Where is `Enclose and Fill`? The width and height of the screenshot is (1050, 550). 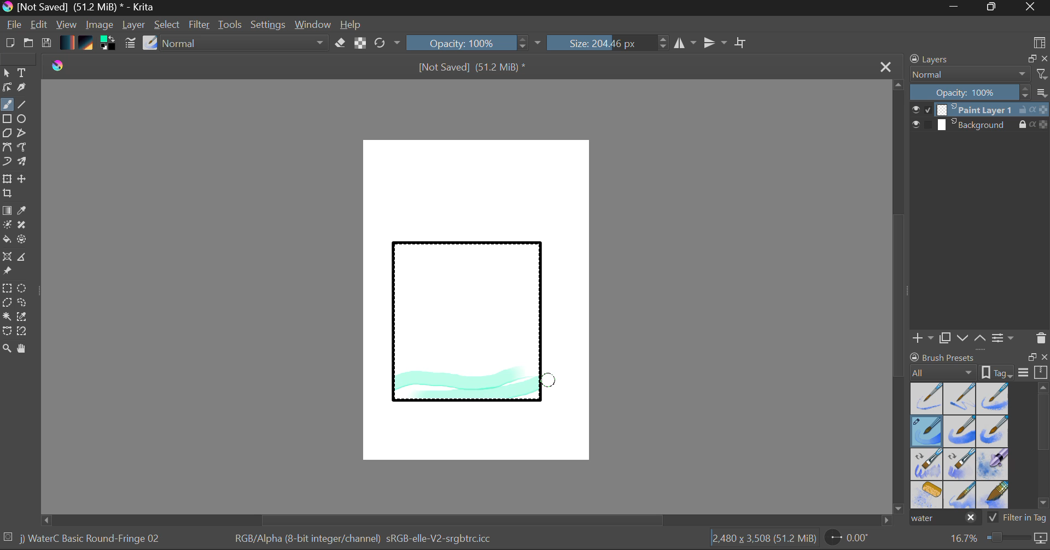
Enclose and Fill is located at coordinates (24, 241).